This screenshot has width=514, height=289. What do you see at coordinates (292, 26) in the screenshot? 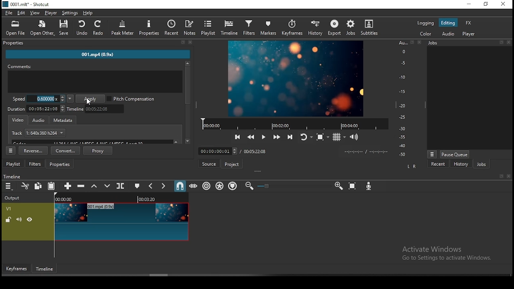
I see `keyframes` at bounding box center [292, 26].